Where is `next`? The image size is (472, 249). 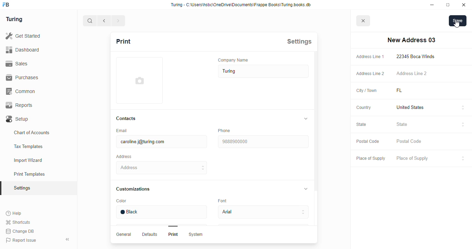
next is located at coordinates (119, 21).